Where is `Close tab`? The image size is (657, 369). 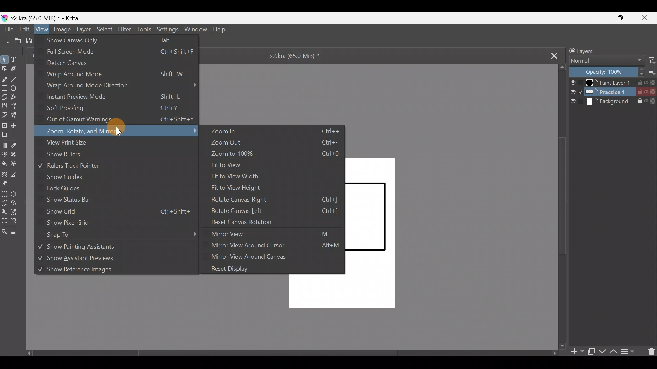 Close tab is located at coordinates (549, 55).